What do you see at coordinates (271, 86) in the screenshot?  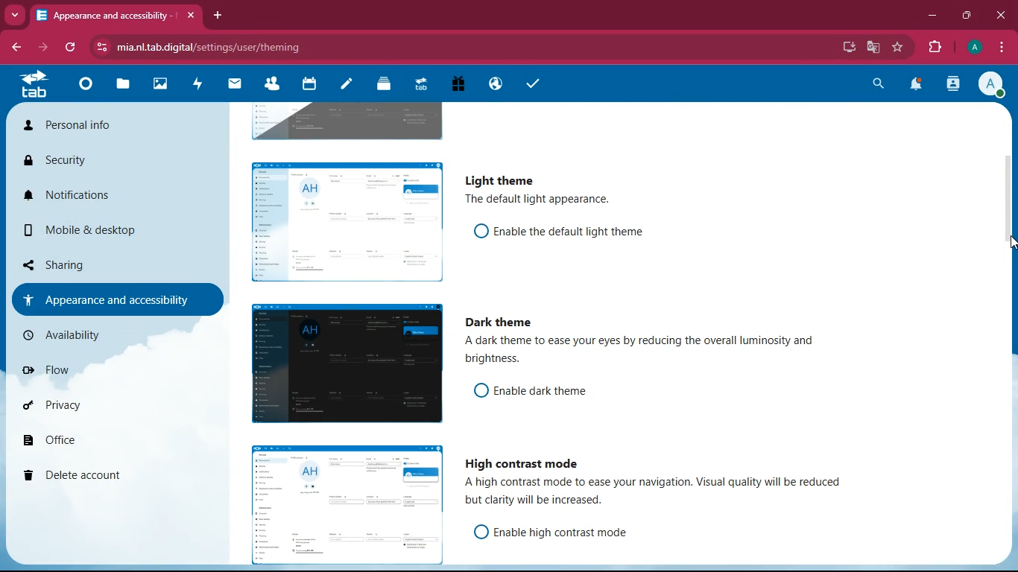 I see `friends` at bounding box center [271, 86].